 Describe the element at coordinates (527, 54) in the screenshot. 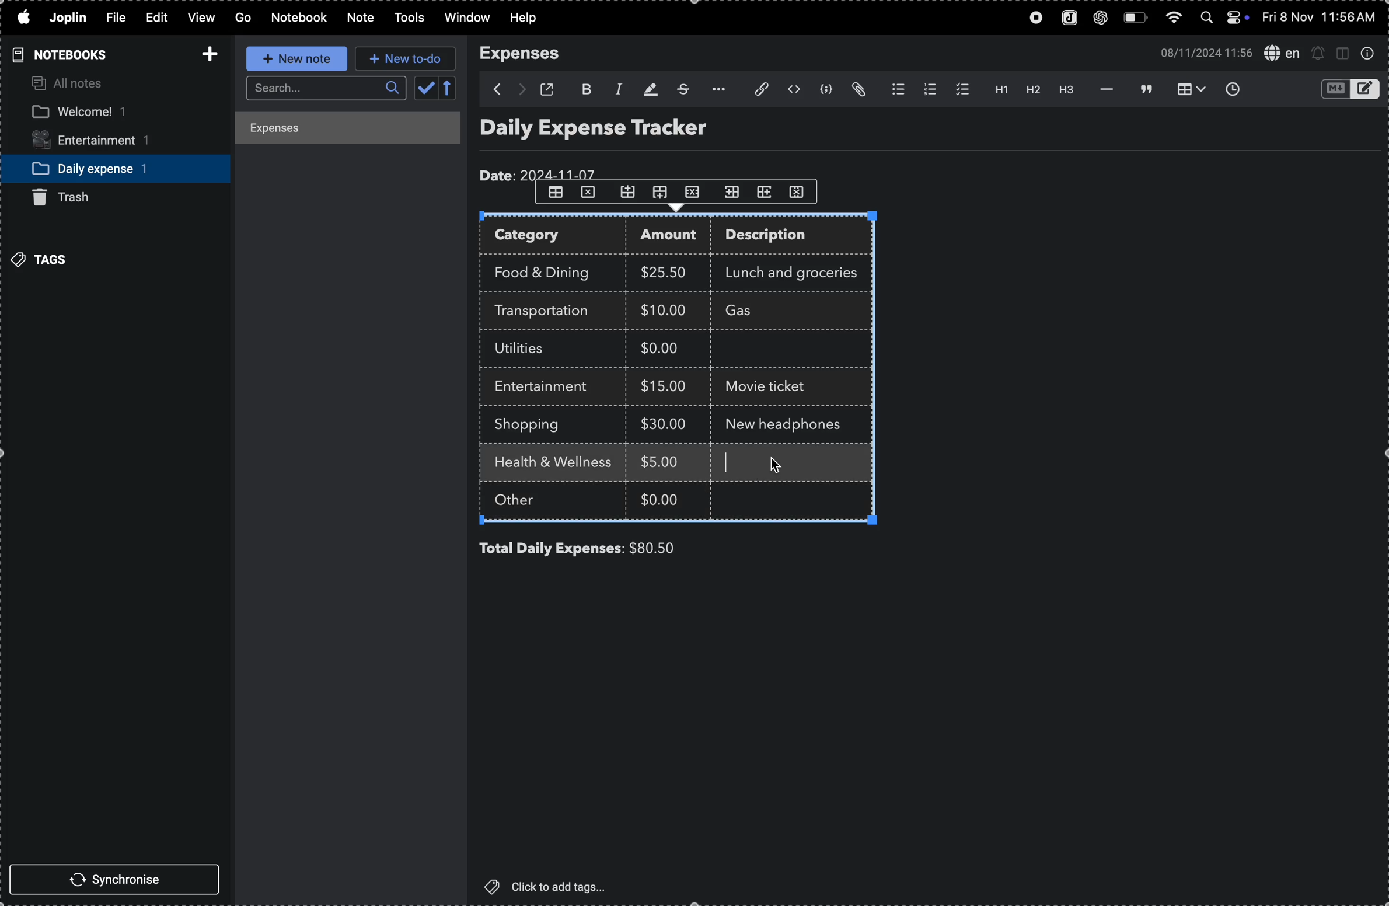

I see `expenses` at that location.